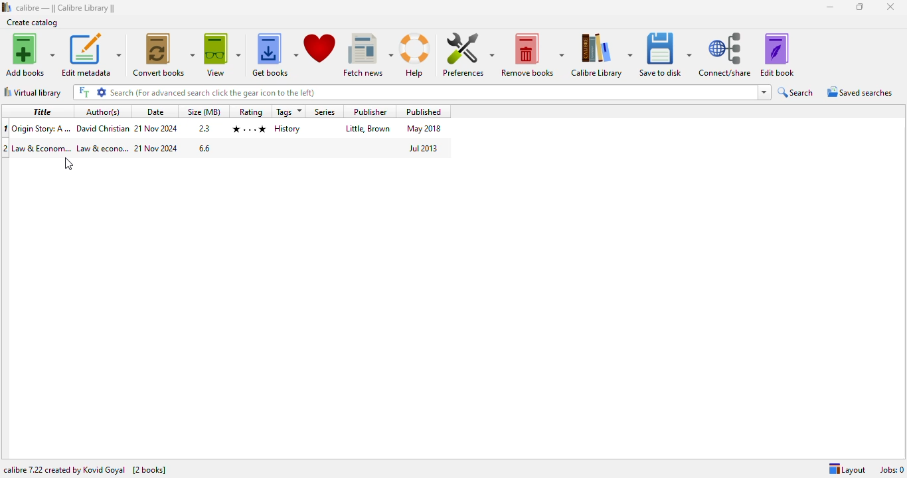 This screenshot has height=478, width=907. Describe the element at coordinates (155, 112) in the screenshot. I see `date` at that location.